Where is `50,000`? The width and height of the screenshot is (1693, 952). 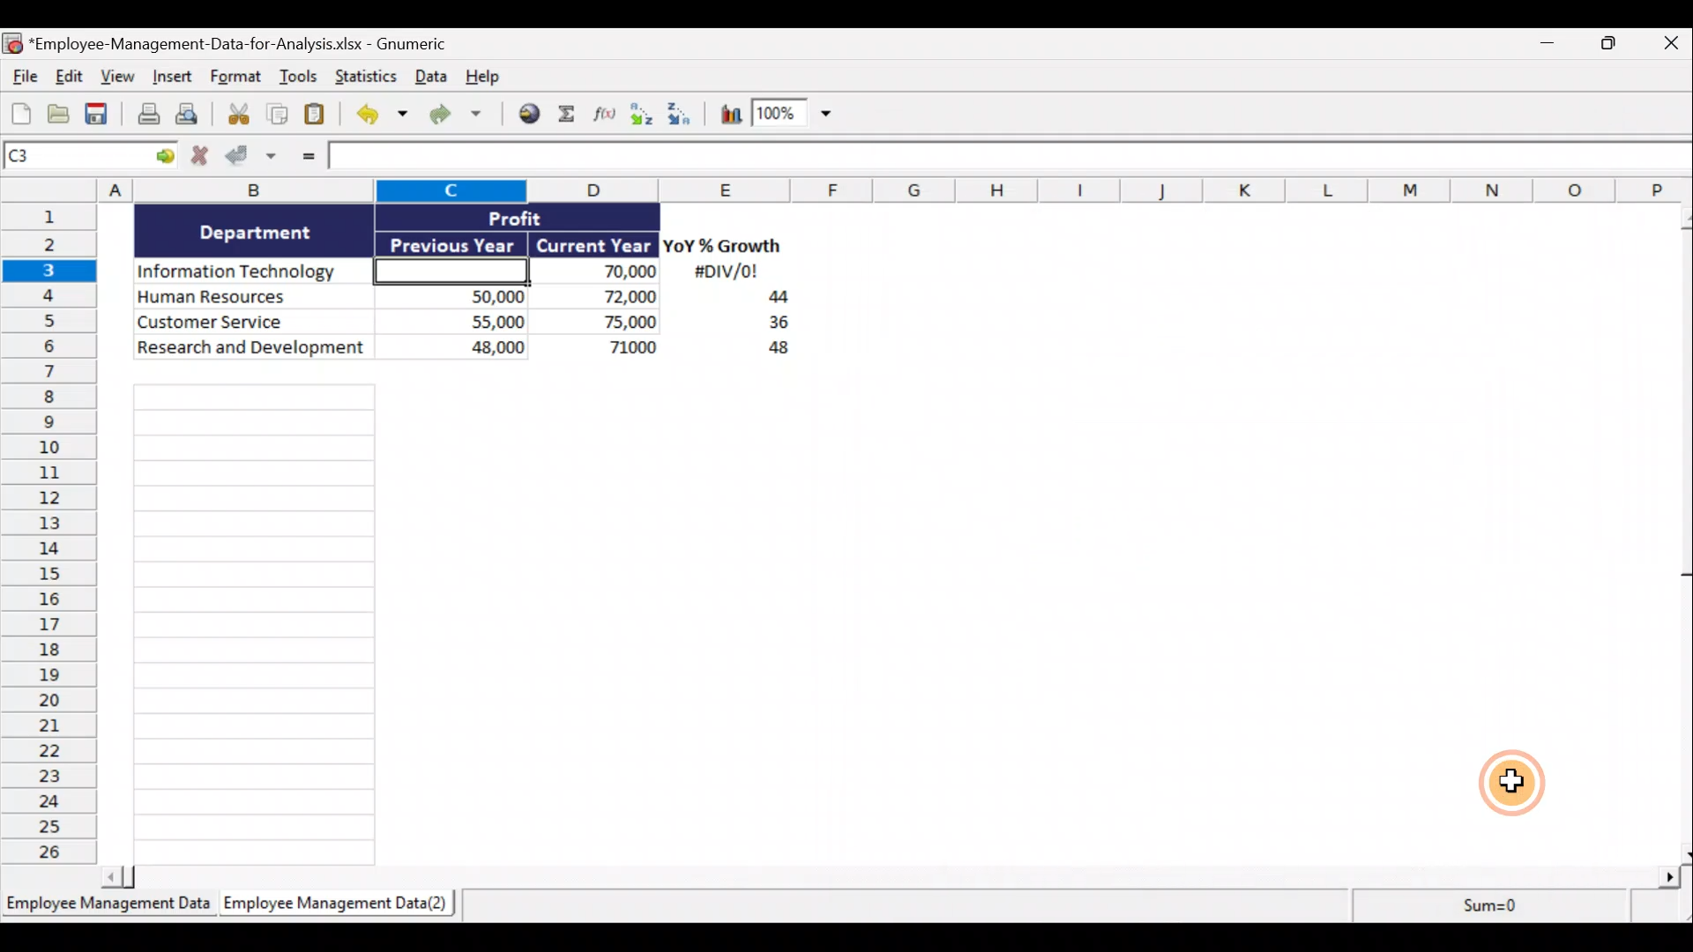
50,000 is located at coordinates (461, 295).